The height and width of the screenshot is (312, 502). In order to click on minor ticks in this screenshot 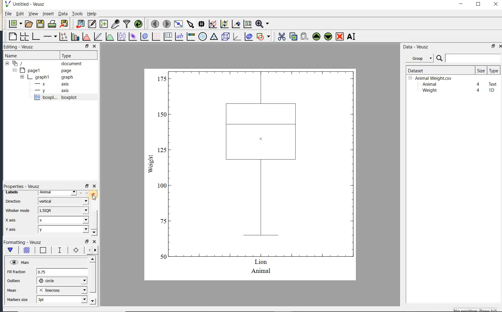, I will do `click(90, 250)`.